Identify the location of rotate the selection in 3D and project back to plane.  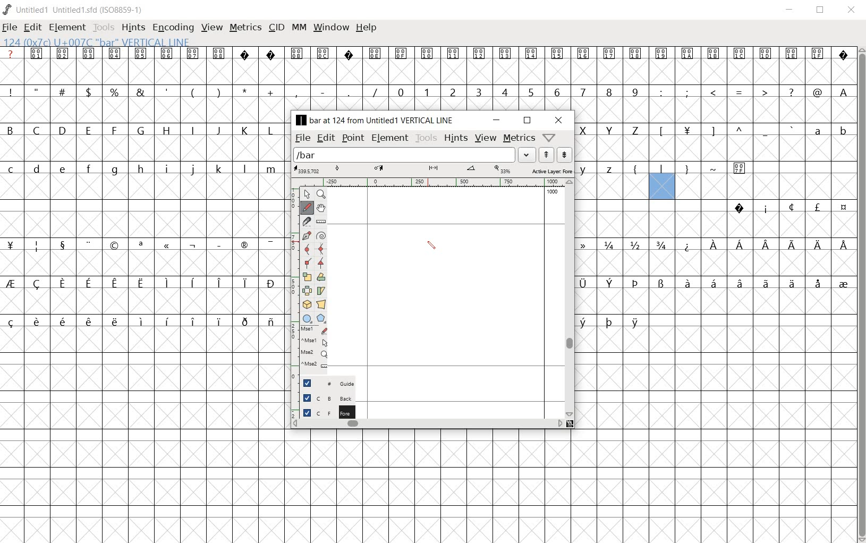
(305, 304).